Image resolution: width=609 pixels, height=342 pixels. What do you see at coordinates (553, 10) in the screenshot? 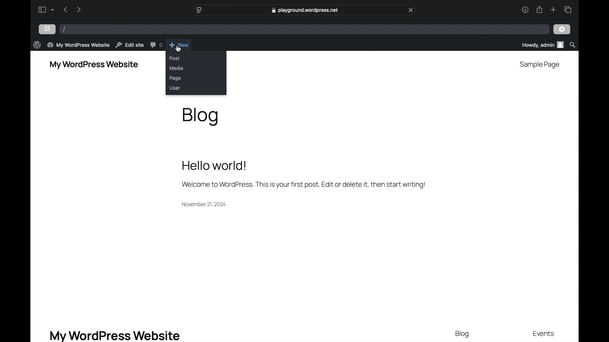
I see `new tab` at bounding box center [553, 10].